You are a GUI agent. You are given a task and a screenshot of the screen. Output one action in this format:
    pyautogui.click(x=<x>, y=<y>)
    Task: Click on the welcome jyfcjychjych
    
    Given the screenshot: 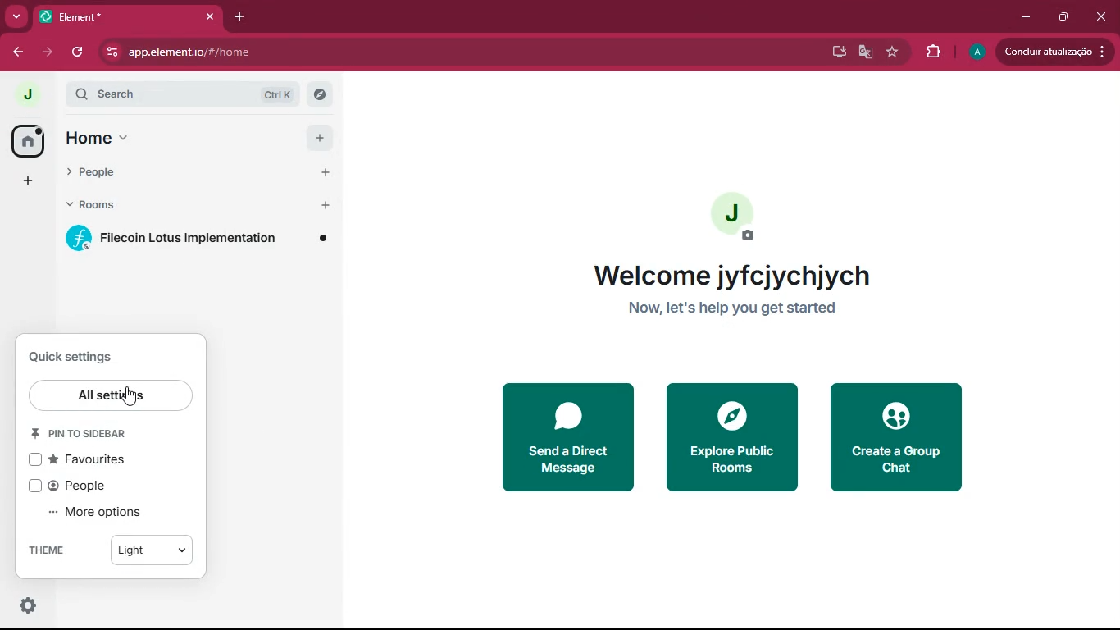 What is the action you would take?
    pyautogui.click(x=733, y=276)
    